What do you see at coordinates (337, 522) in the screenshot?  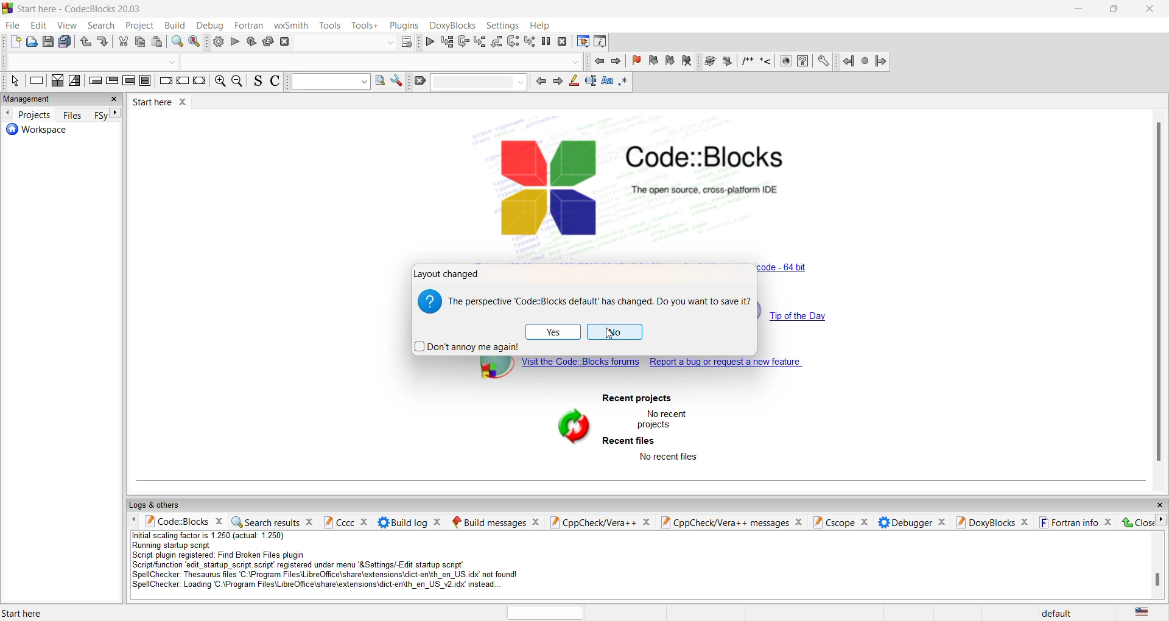 I see `Ccc pane` at bounding box center [337, 522].